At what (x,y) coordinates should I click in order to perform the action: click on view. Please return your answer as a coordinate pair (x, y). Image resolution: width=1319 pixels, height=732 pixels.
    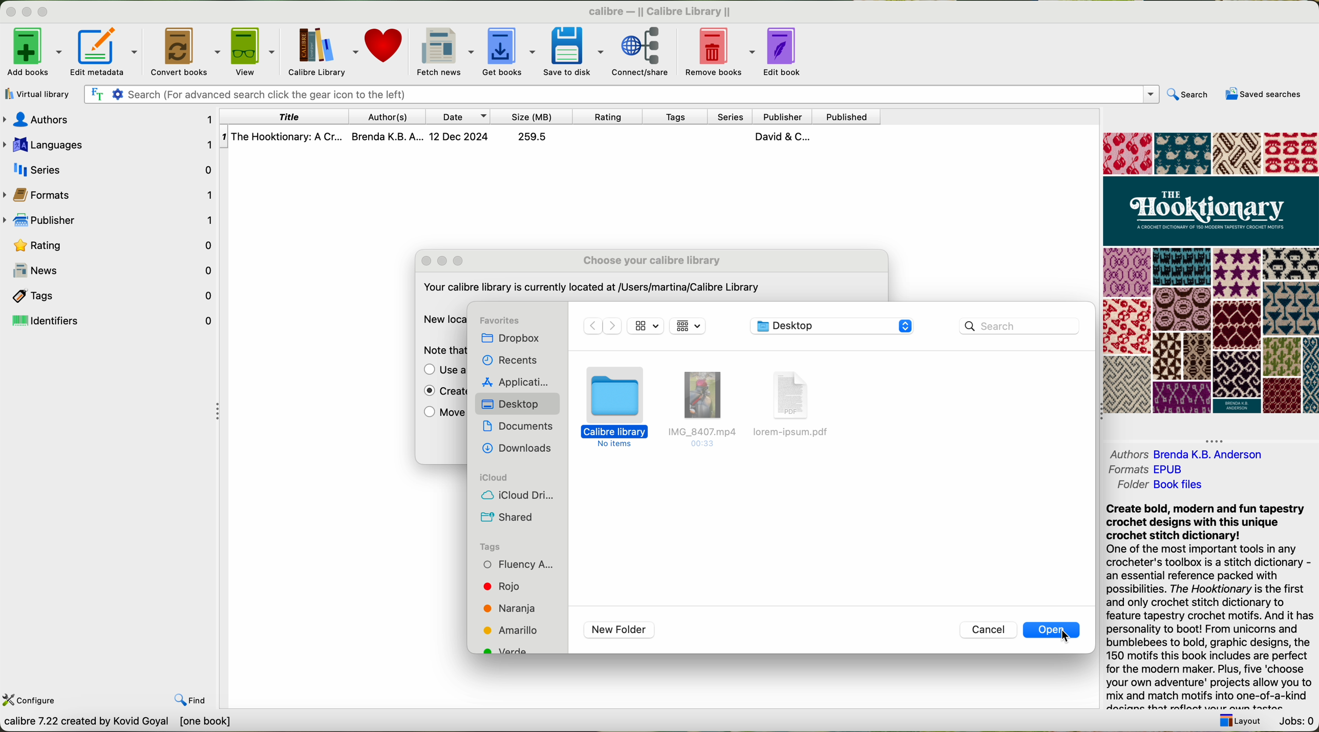
    Looking at the image, I should click on (251, 51).